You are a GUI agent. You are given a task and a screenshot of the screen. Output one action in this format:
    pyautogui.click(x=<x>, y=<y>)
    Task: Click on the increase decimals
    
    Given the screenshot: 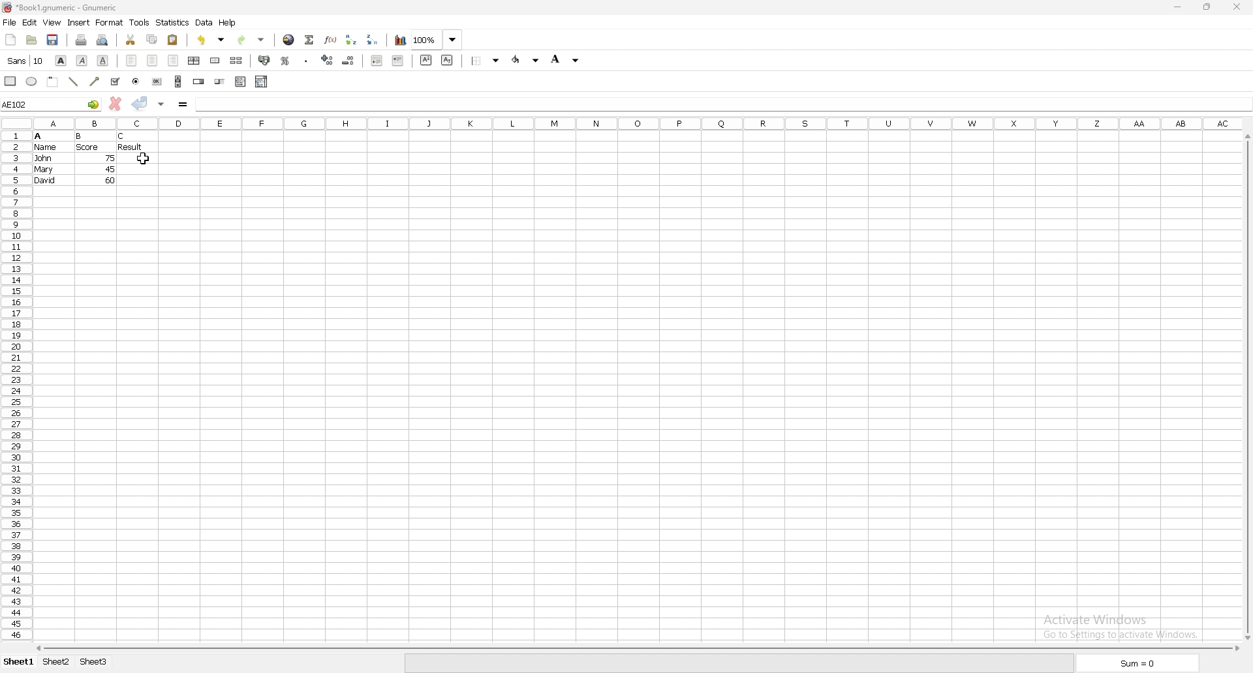 What is the action you would take?
    pyautogui.click(x=329, y=60)
    